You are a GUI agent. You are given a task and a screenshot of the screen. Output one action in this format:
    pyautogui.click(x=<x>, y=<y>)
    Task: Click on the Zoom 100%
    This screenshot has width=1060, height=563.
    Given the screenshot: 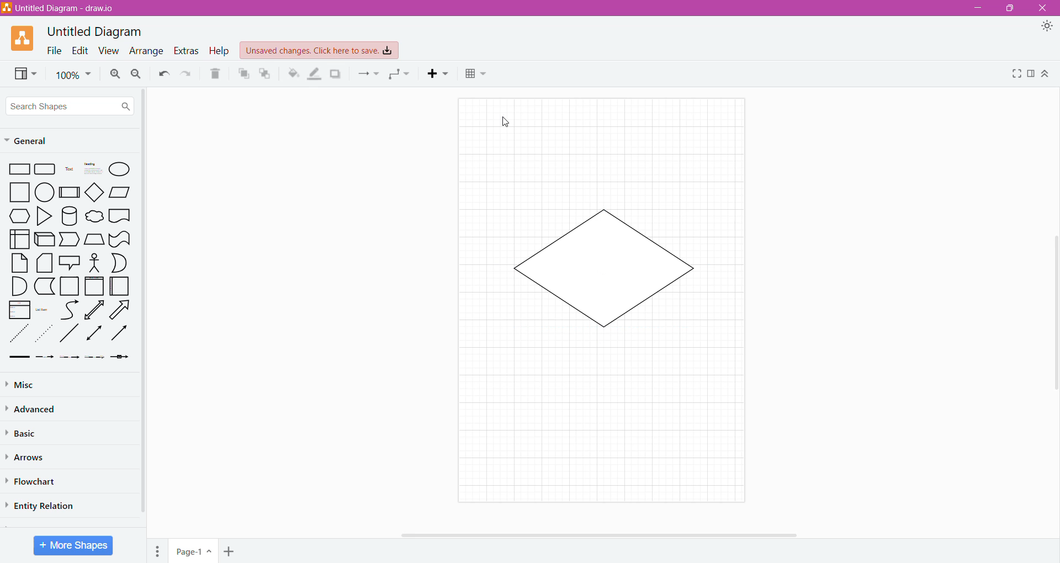 What is the action you would take?
    pyautogui.click(x=73, y=75)
    